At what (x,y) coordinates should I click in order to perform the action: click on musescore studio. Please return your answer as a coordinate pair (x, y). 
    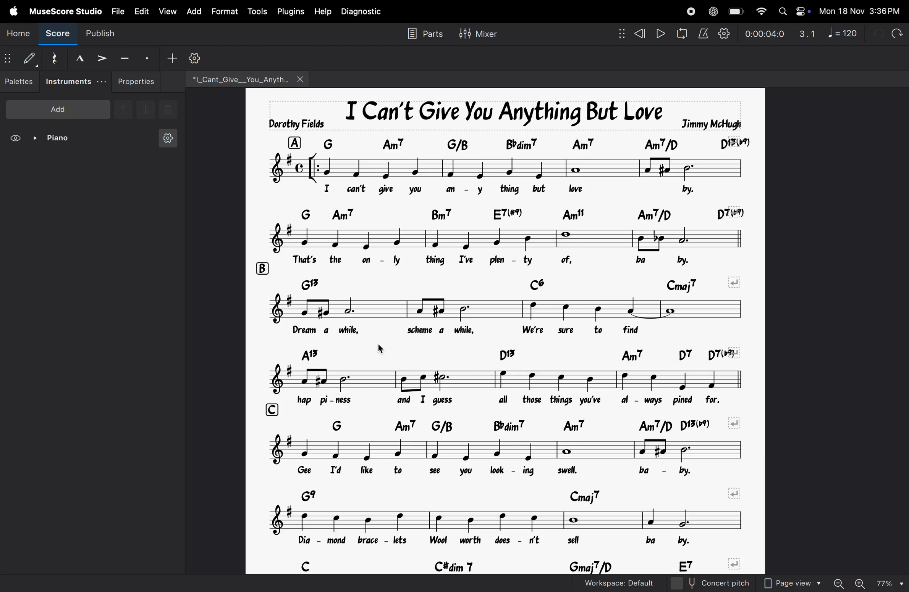
    Looking at the image, I should click on (63, 10).